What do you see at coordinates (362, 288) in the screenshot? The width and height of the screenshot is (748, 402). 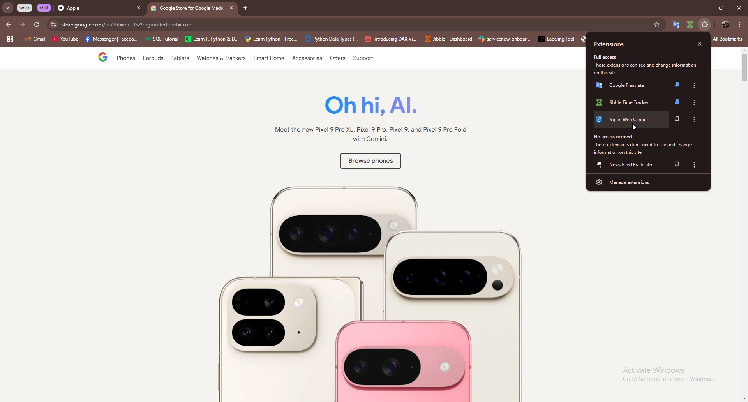 I see `Image` at bounding box center [362, 288].